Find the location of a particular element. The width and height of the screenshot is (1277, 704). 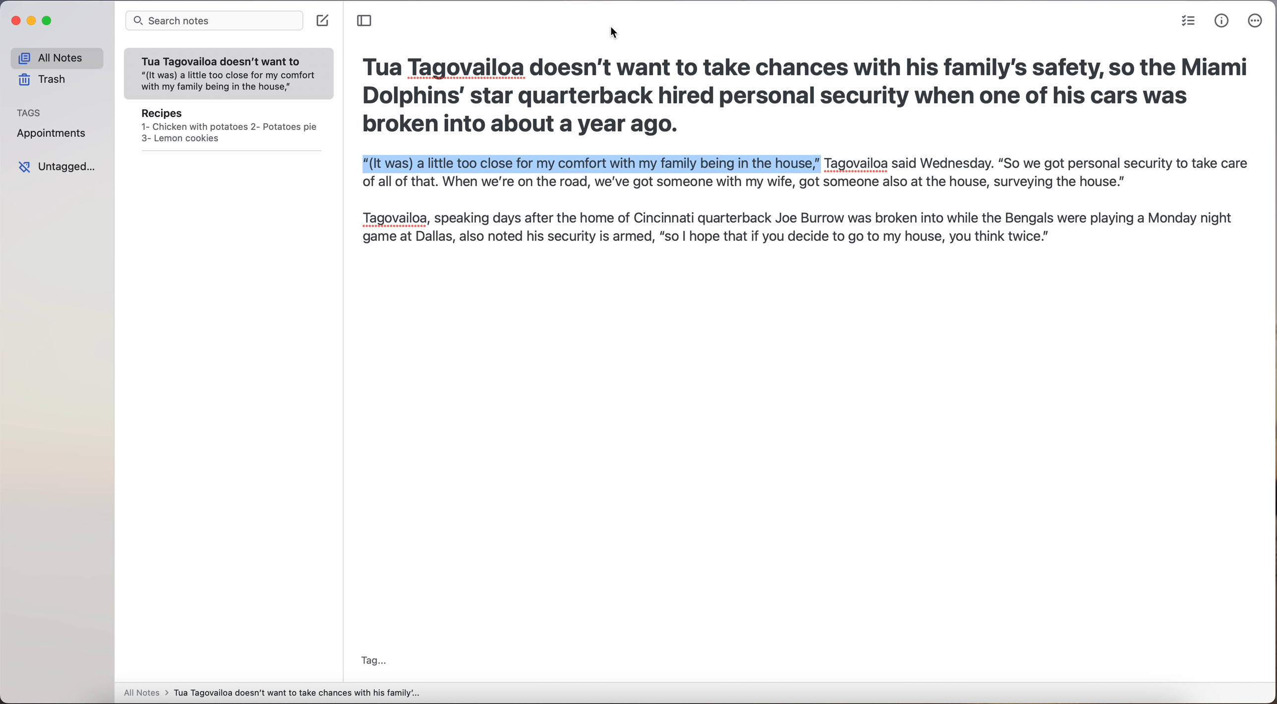

metrics is located at coordinates (1222, 21).